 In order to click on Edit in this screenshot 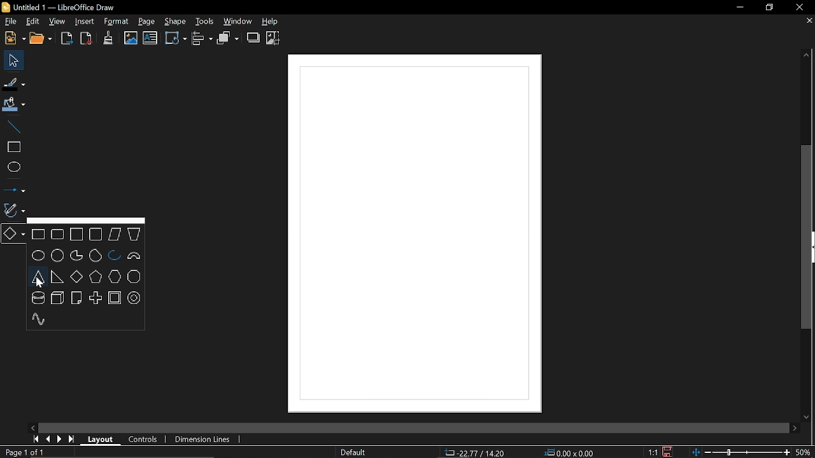, I will do `click(32, 22)`.